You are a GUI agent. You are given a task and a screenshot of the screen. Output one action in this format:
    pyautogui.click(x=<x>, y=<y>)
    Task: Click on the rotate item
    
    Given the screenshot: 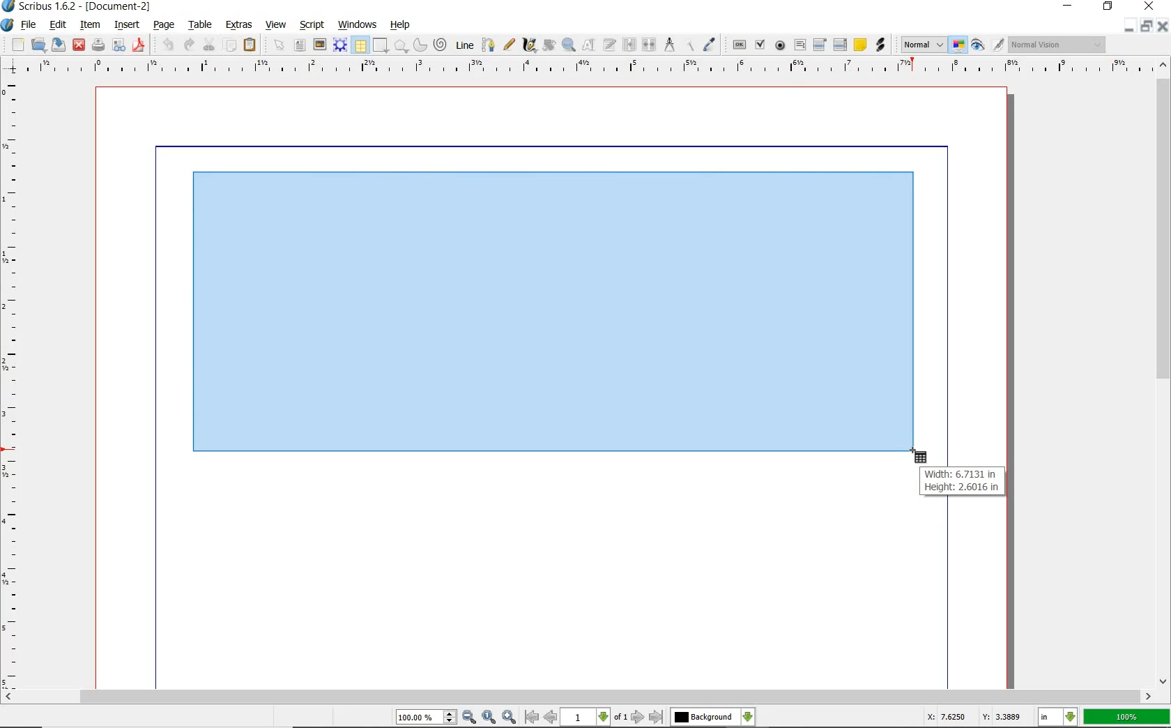 What is the action you would take?
    pyautogui.click(x=549, y=46)
    